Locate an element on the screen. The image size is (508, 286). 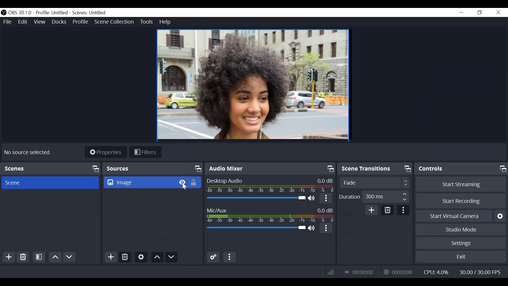
more Options is located at coordinates (403, 211).